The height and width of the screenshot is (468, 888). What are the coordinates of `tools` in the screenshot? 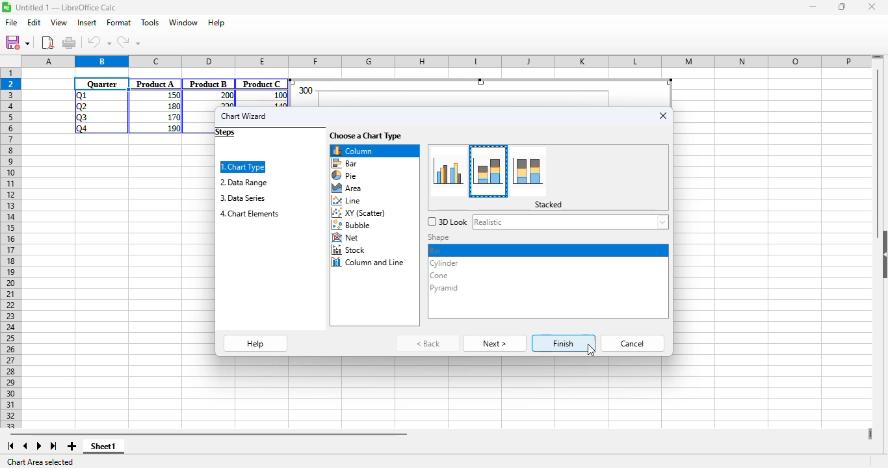 It's located at (150, 22).